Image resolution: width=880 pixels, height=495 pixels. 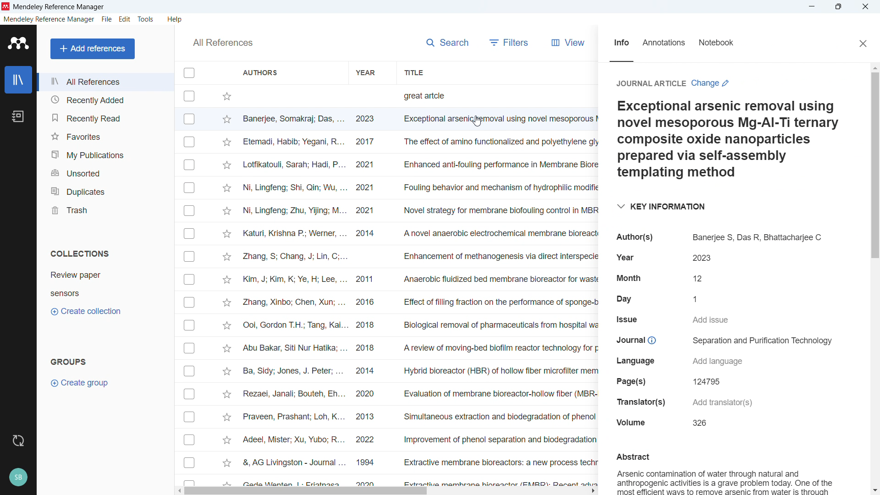 I want to click on mendeley reference manager, so click(x=49, y=19).